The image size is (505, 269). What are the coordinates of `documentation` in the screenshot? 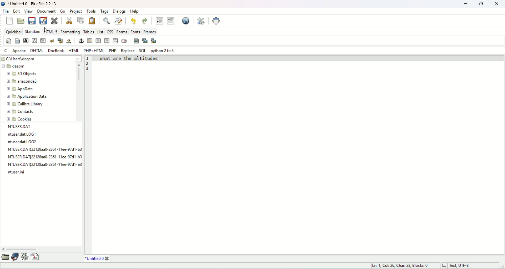 It's located at (14, 257).